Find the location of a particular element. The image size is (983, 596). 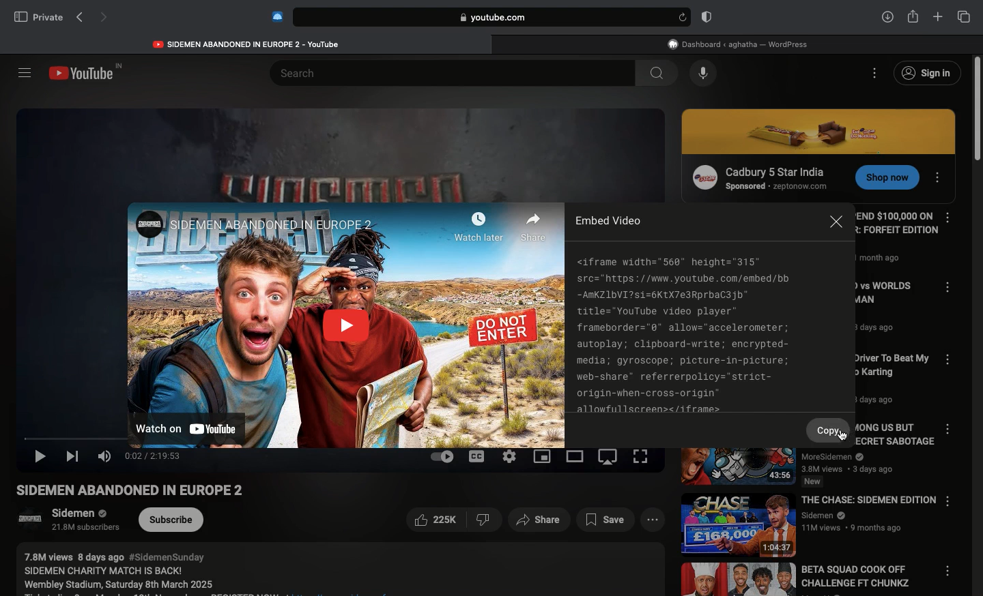

Description is located at coordinates (335, 569).